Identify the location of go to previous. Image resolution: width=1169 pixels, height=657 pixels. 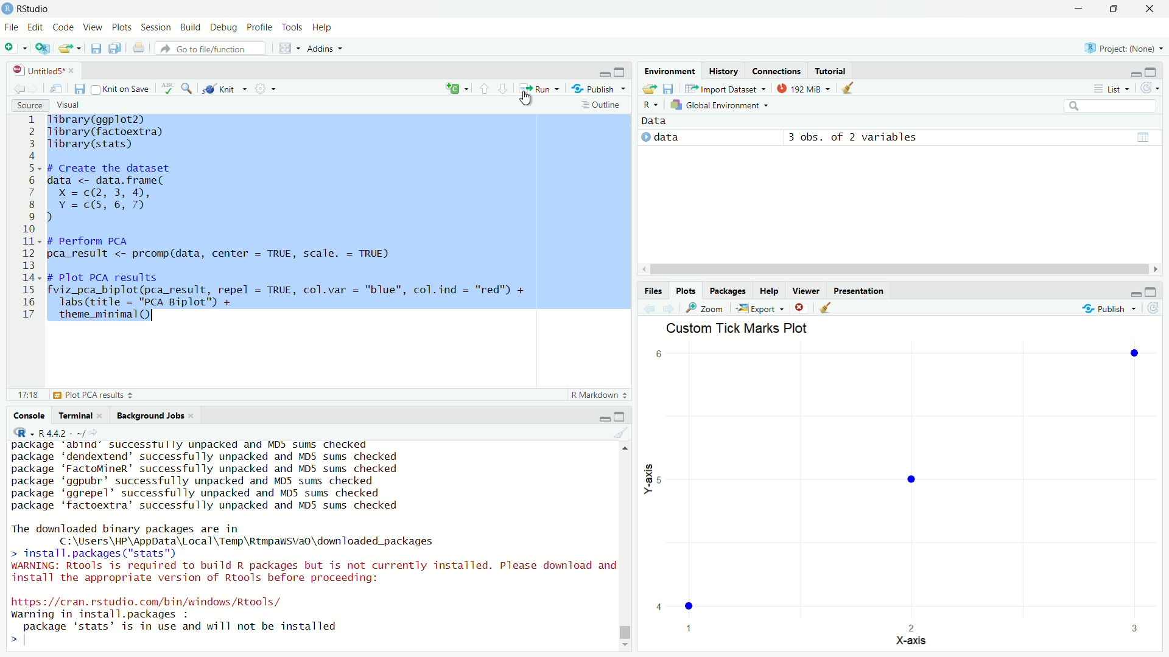
(484, 88).